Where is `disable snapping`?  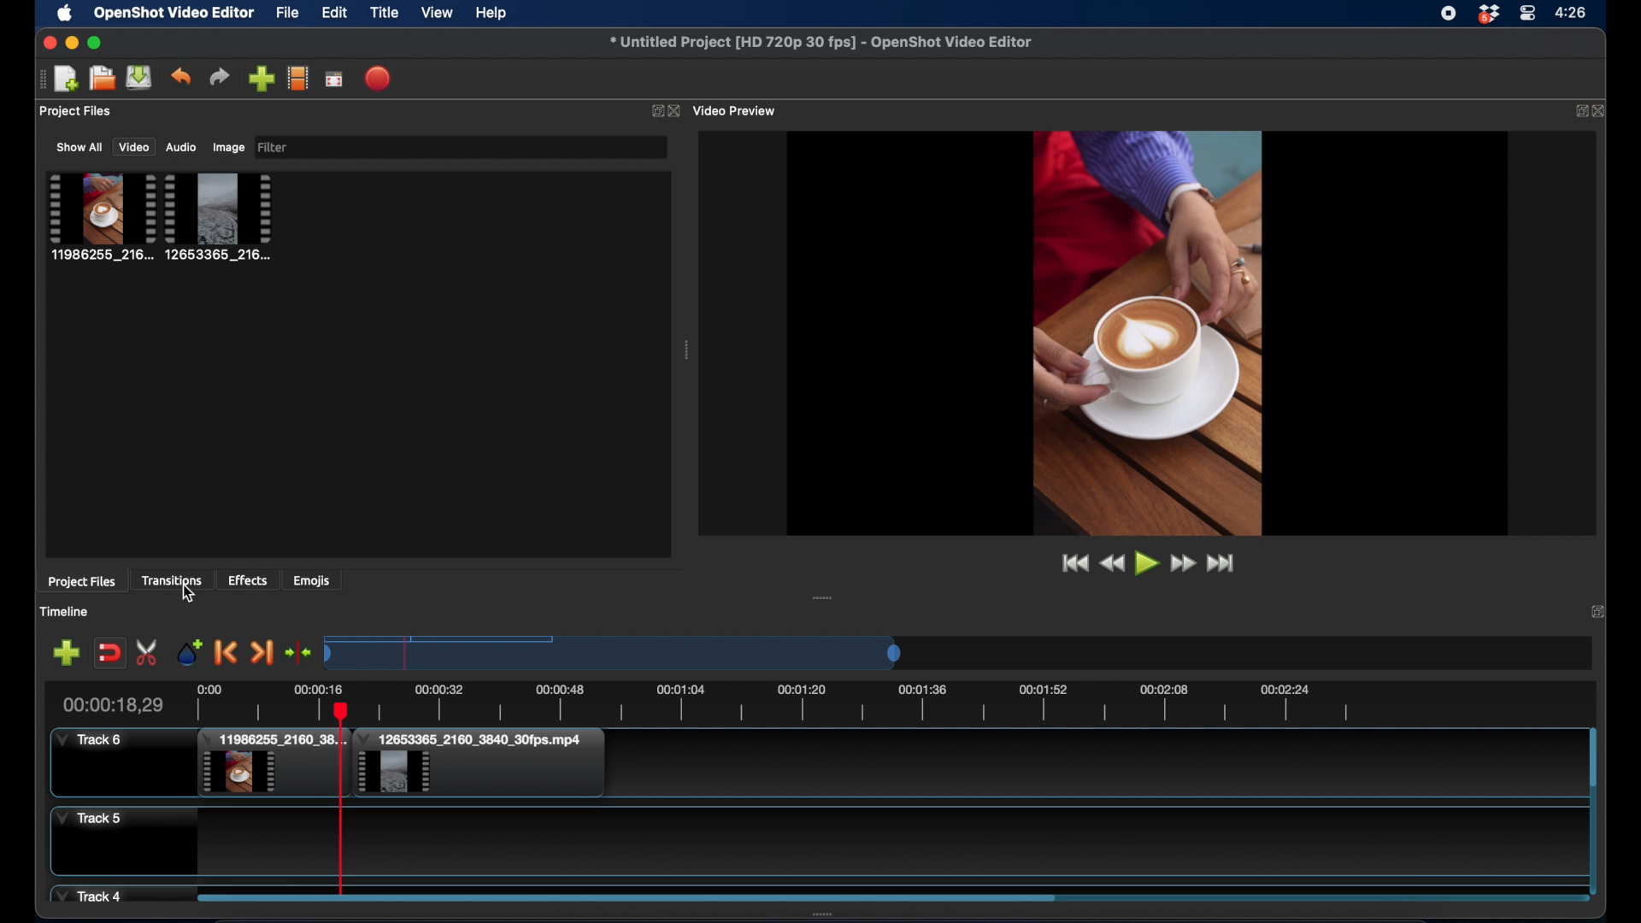
disable snapping is located at coordinates (109, 651).